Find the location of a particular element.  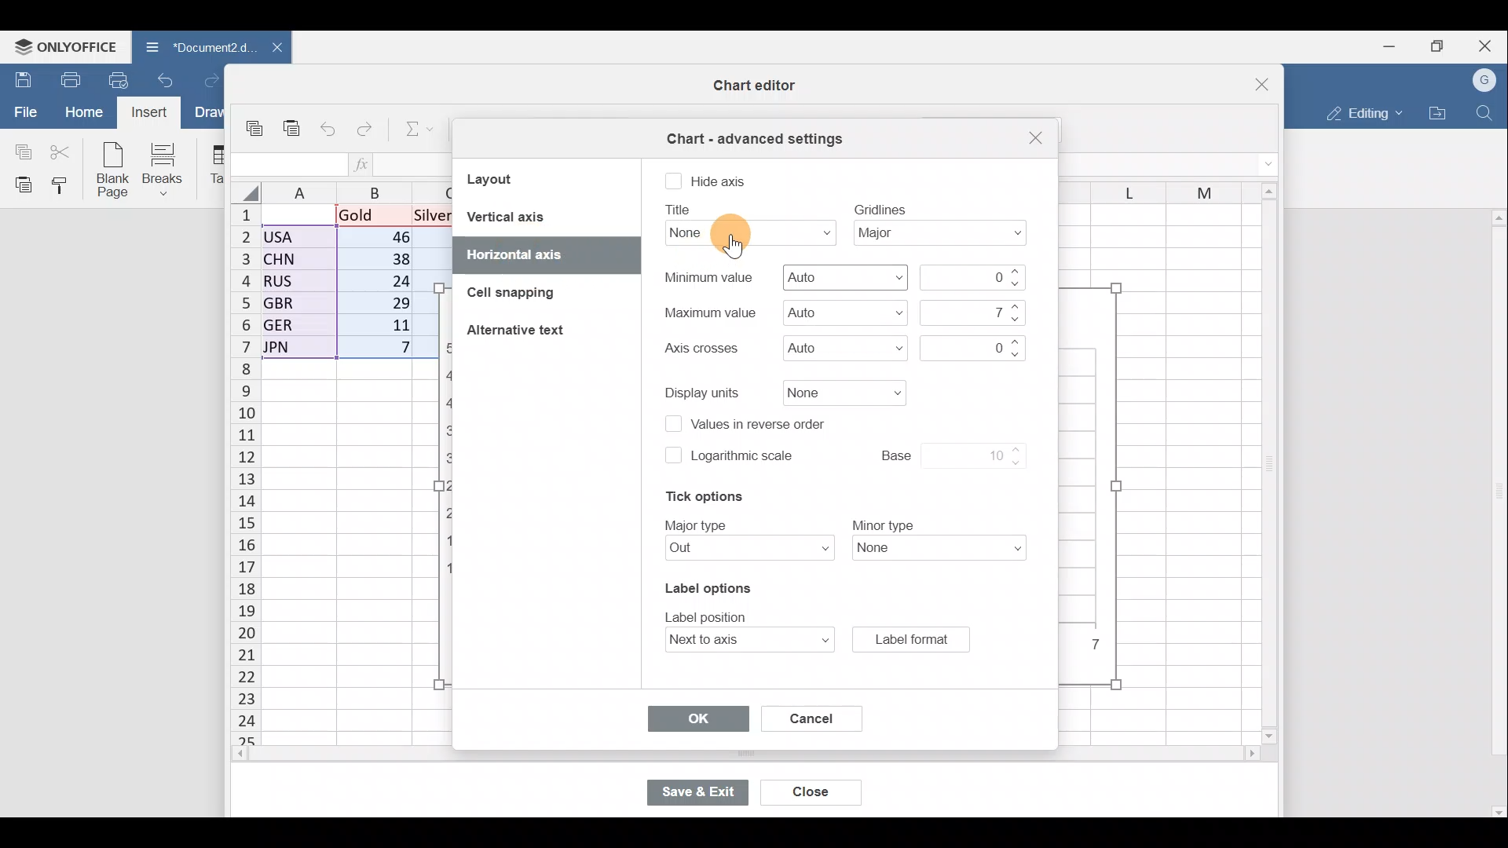

Axis crosses value is located at coordinates (969, 345).